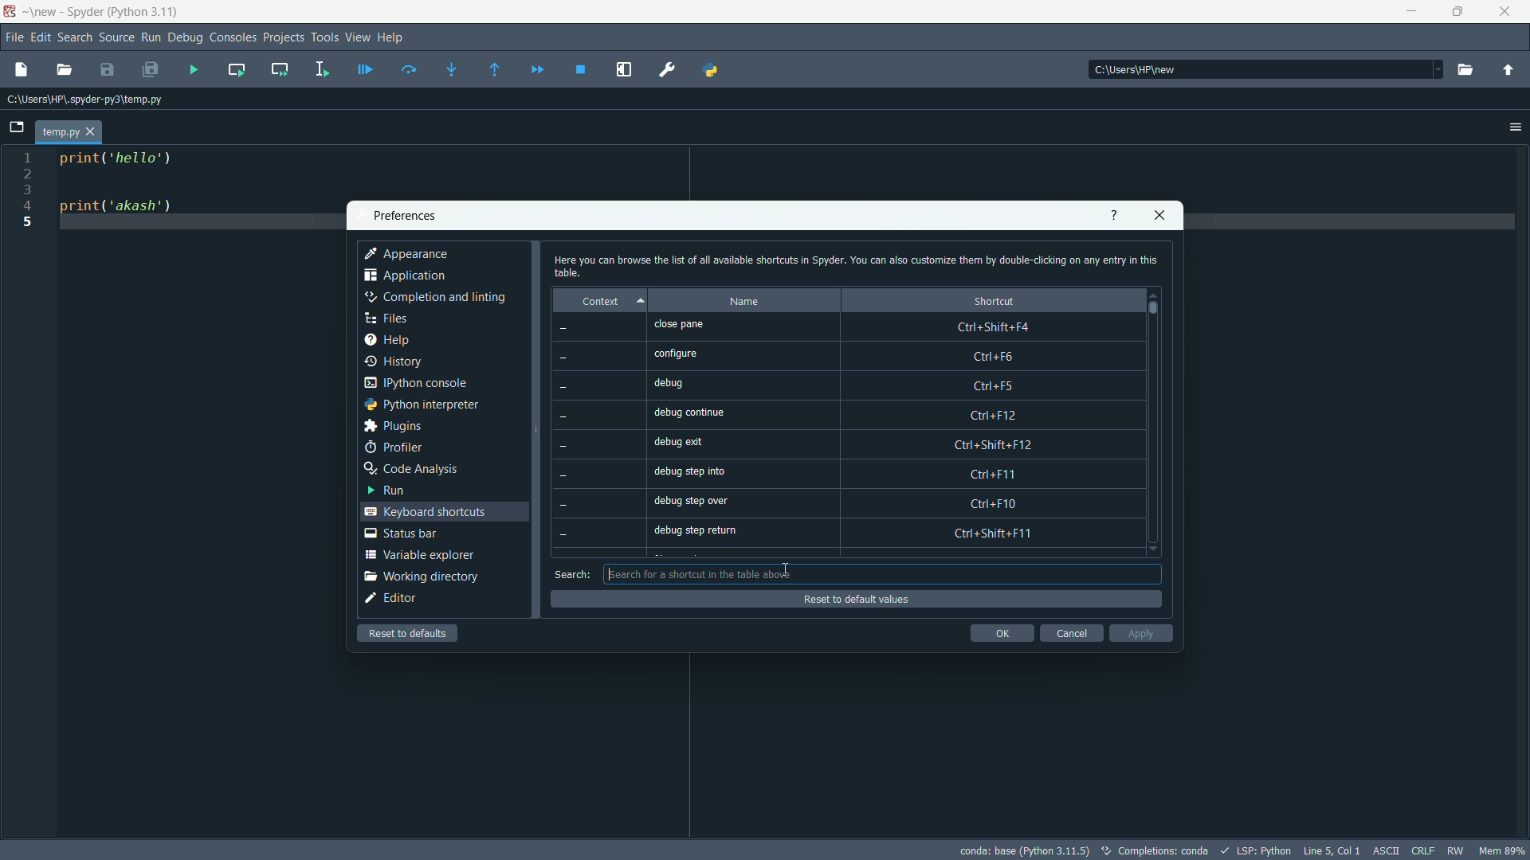  Describe the element at coordinates (392, 600) in the screenshot. I see `editor` at that location.